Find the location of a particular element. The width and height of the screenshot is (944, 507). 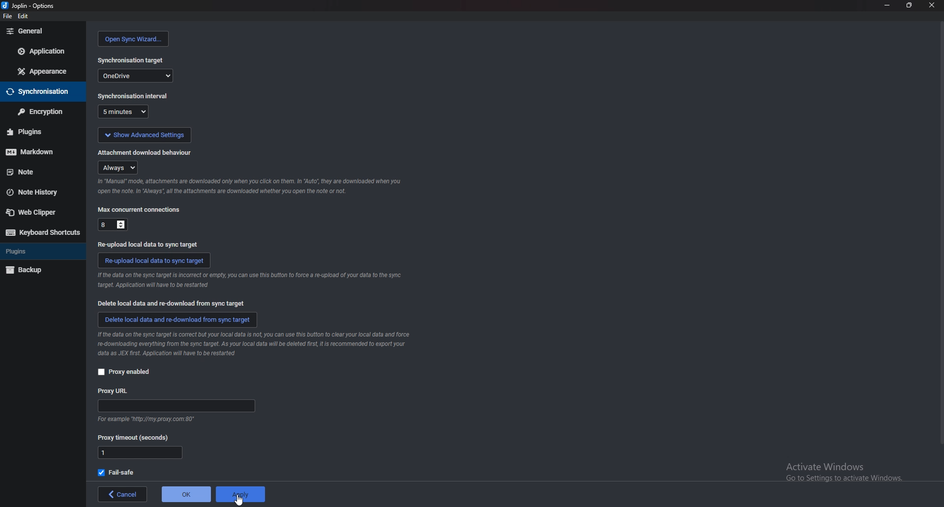

resize is located at coordinates (909, 5).